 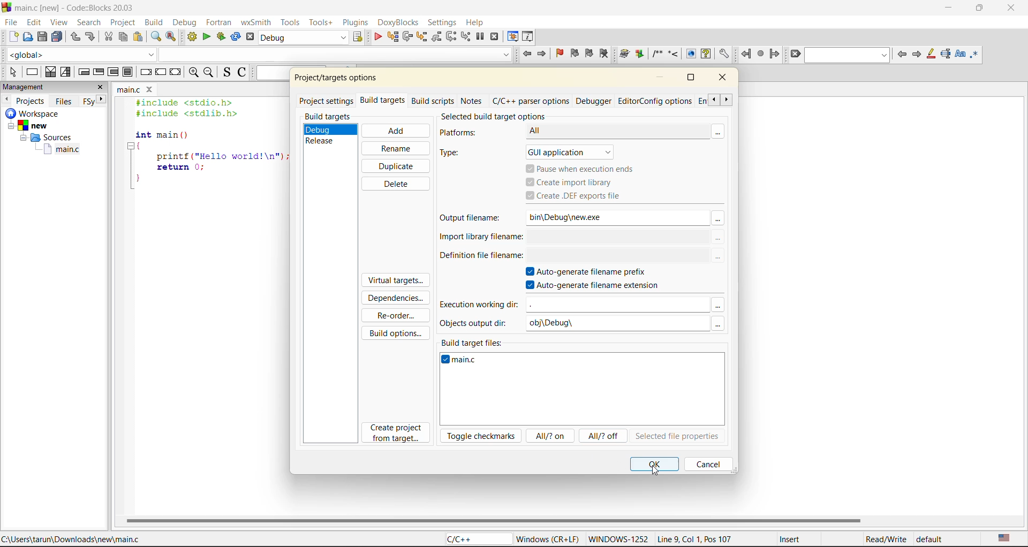 I want to click on more, so click(x=717, y=130).